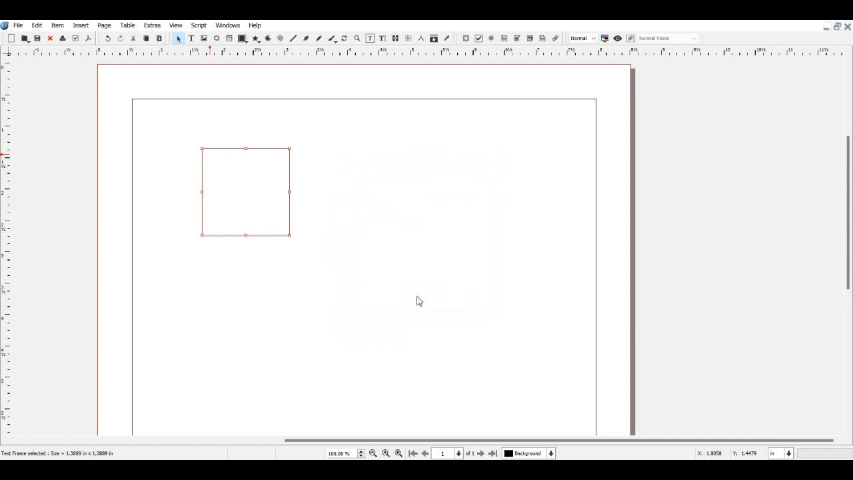 Image resolution: width=853 pixels, height=480 pixels. What do you see at coordinates (107, 39) in the screenshot?
I see `Undo` at bounding box center [107, 39].